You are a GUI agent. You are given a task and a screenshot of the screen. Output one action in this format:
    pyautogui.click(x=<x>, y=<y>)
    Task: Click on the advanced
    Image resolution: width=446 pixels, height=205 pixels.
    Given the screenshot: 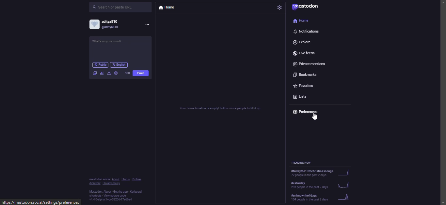 What is the action you would take?
    pyautogui.click(x=109, y=73)
    